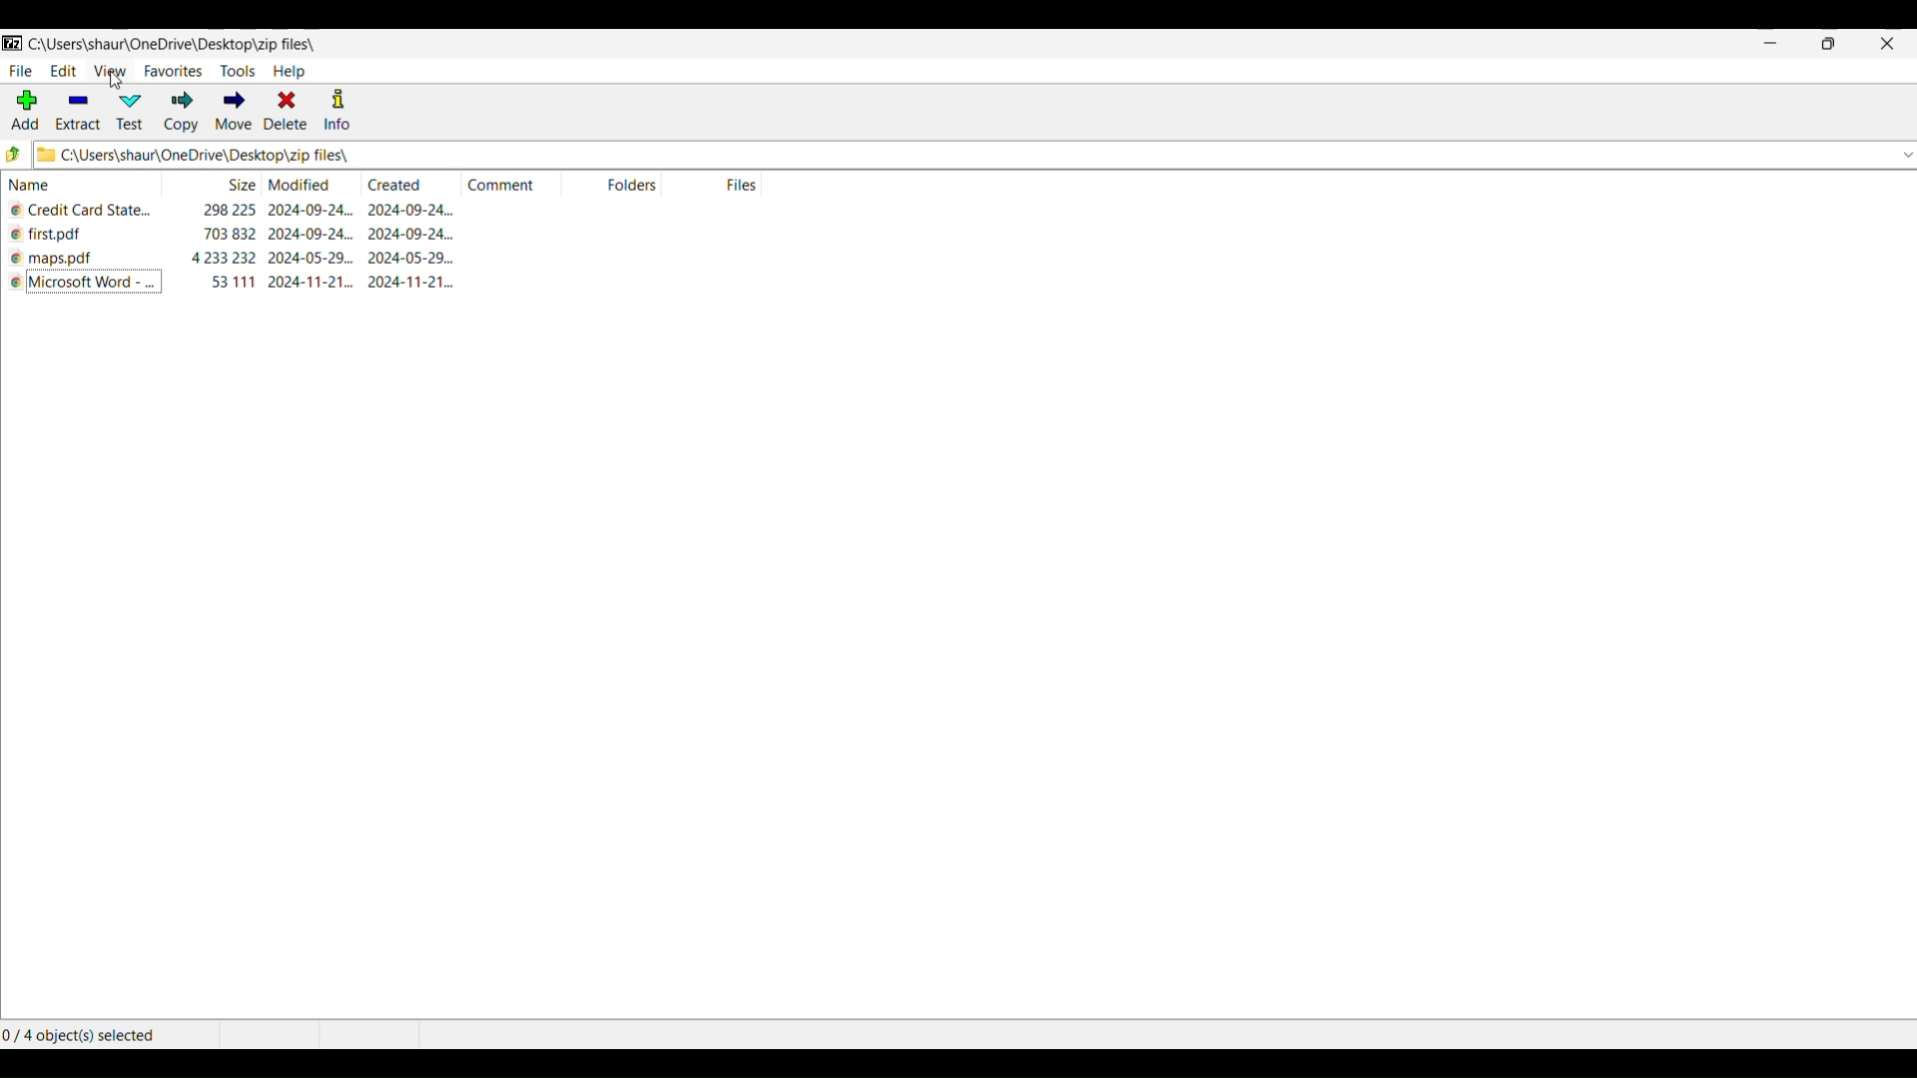  What do you see at coordinates (178, 113) in the screenshot?
I see `copy` at bounding box center [178, 113].